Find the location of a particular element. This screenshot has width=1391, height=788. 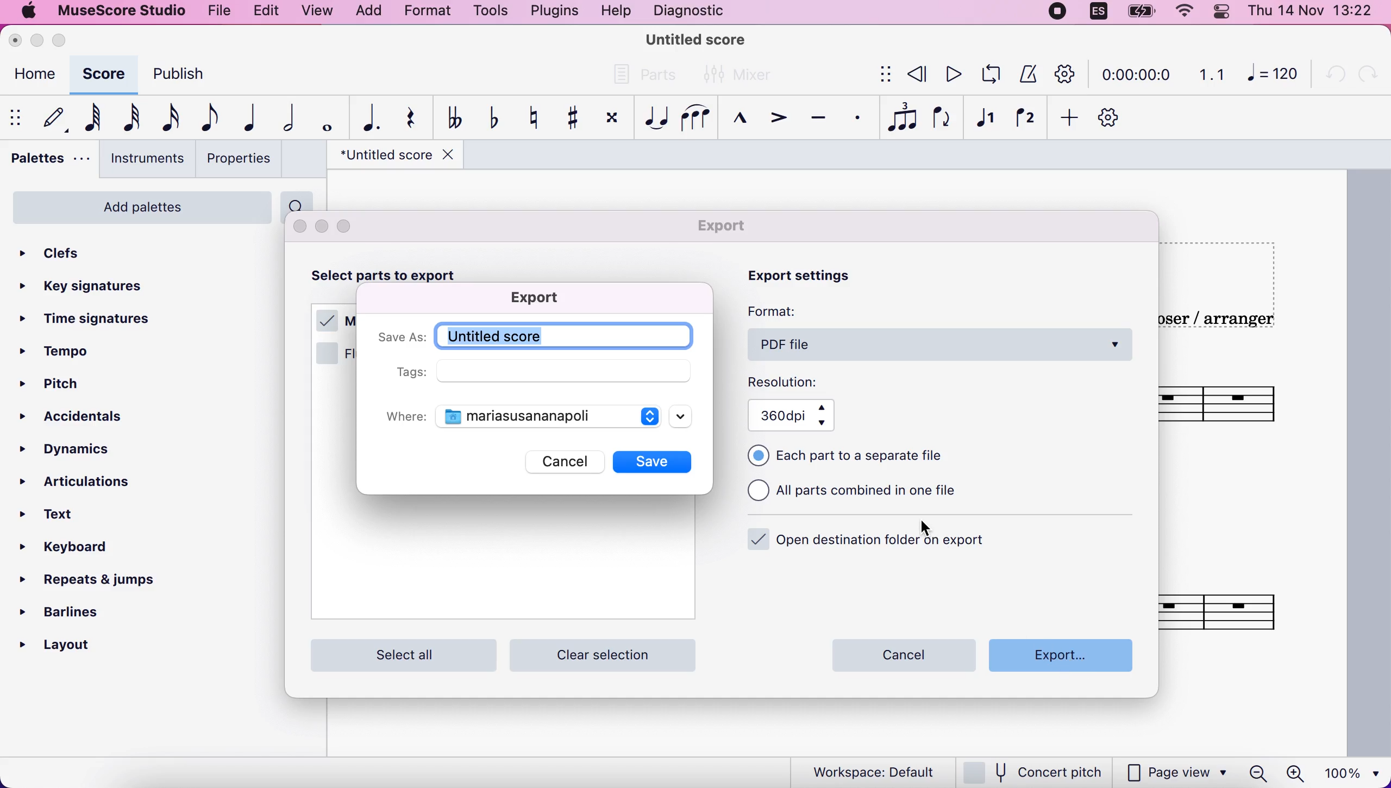

tenuto is located at coordinates (819, 121).